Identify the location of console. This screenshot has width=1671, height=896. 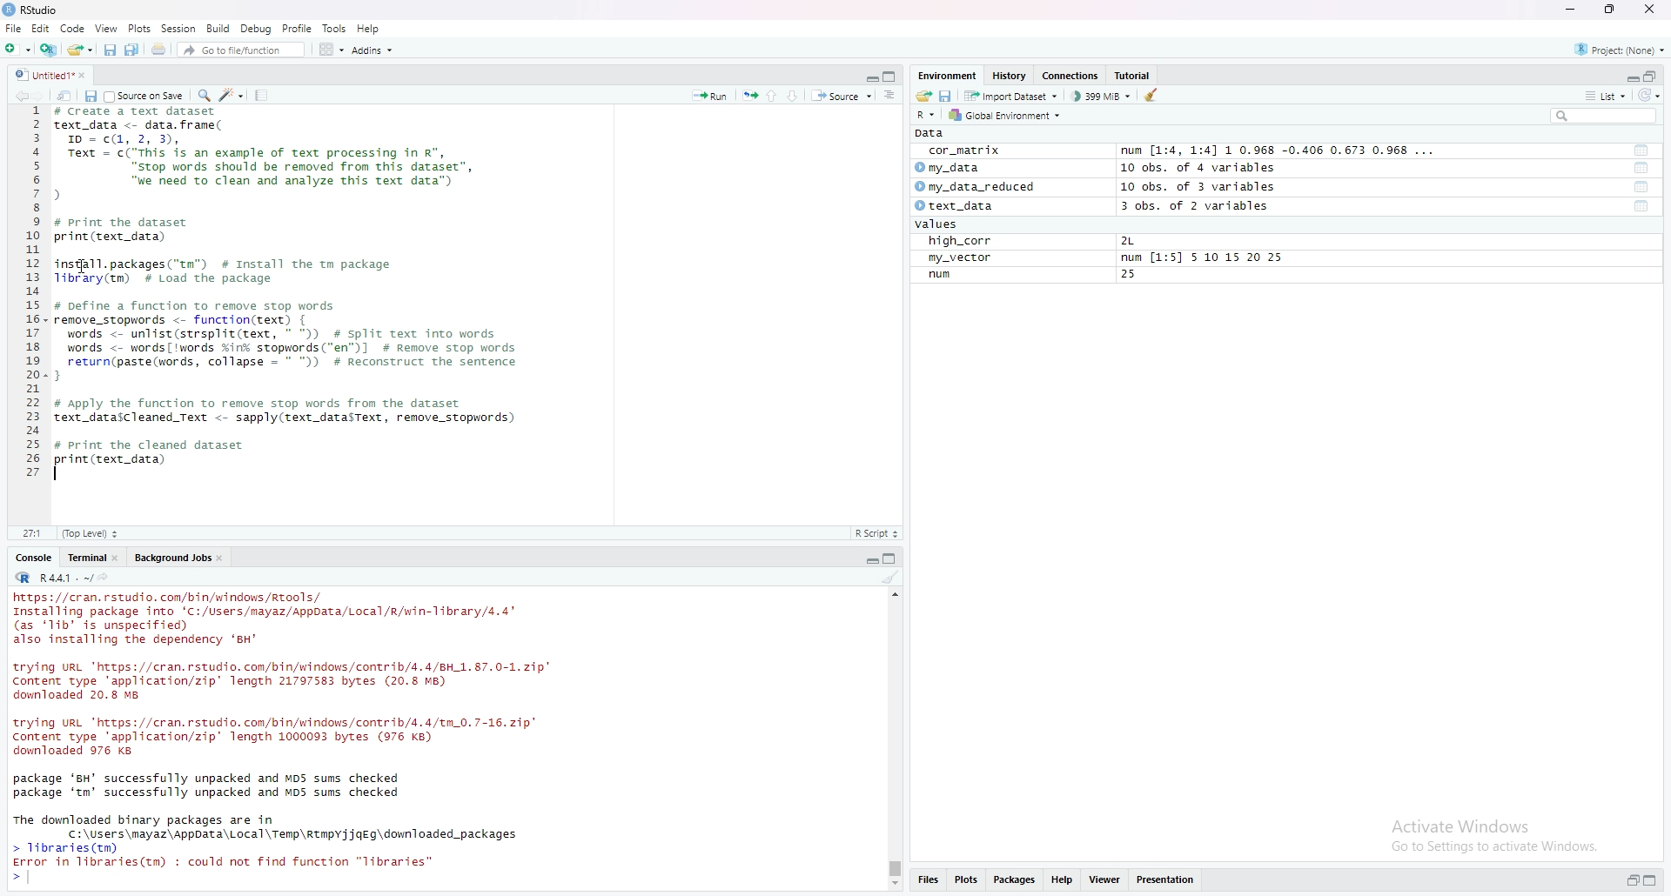
(36, 558).